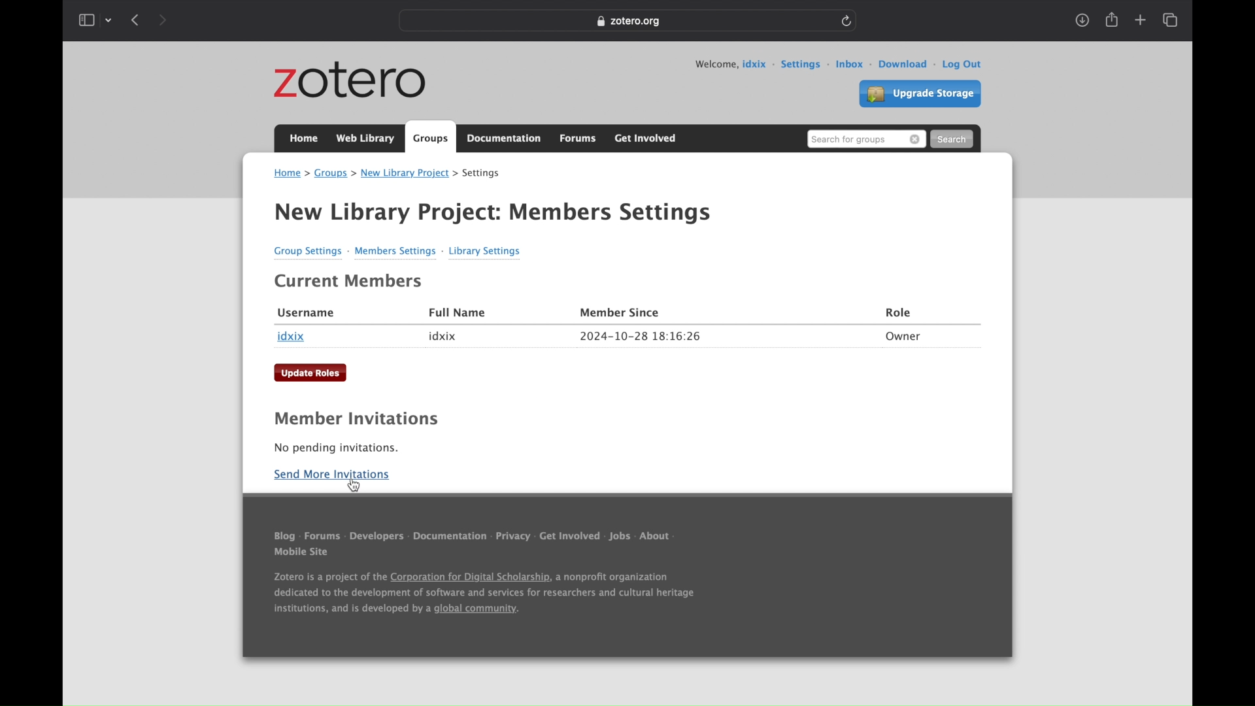 The height and width of the screenshot is (706, 1255). I want to click on member invitations, so click(357, 418).